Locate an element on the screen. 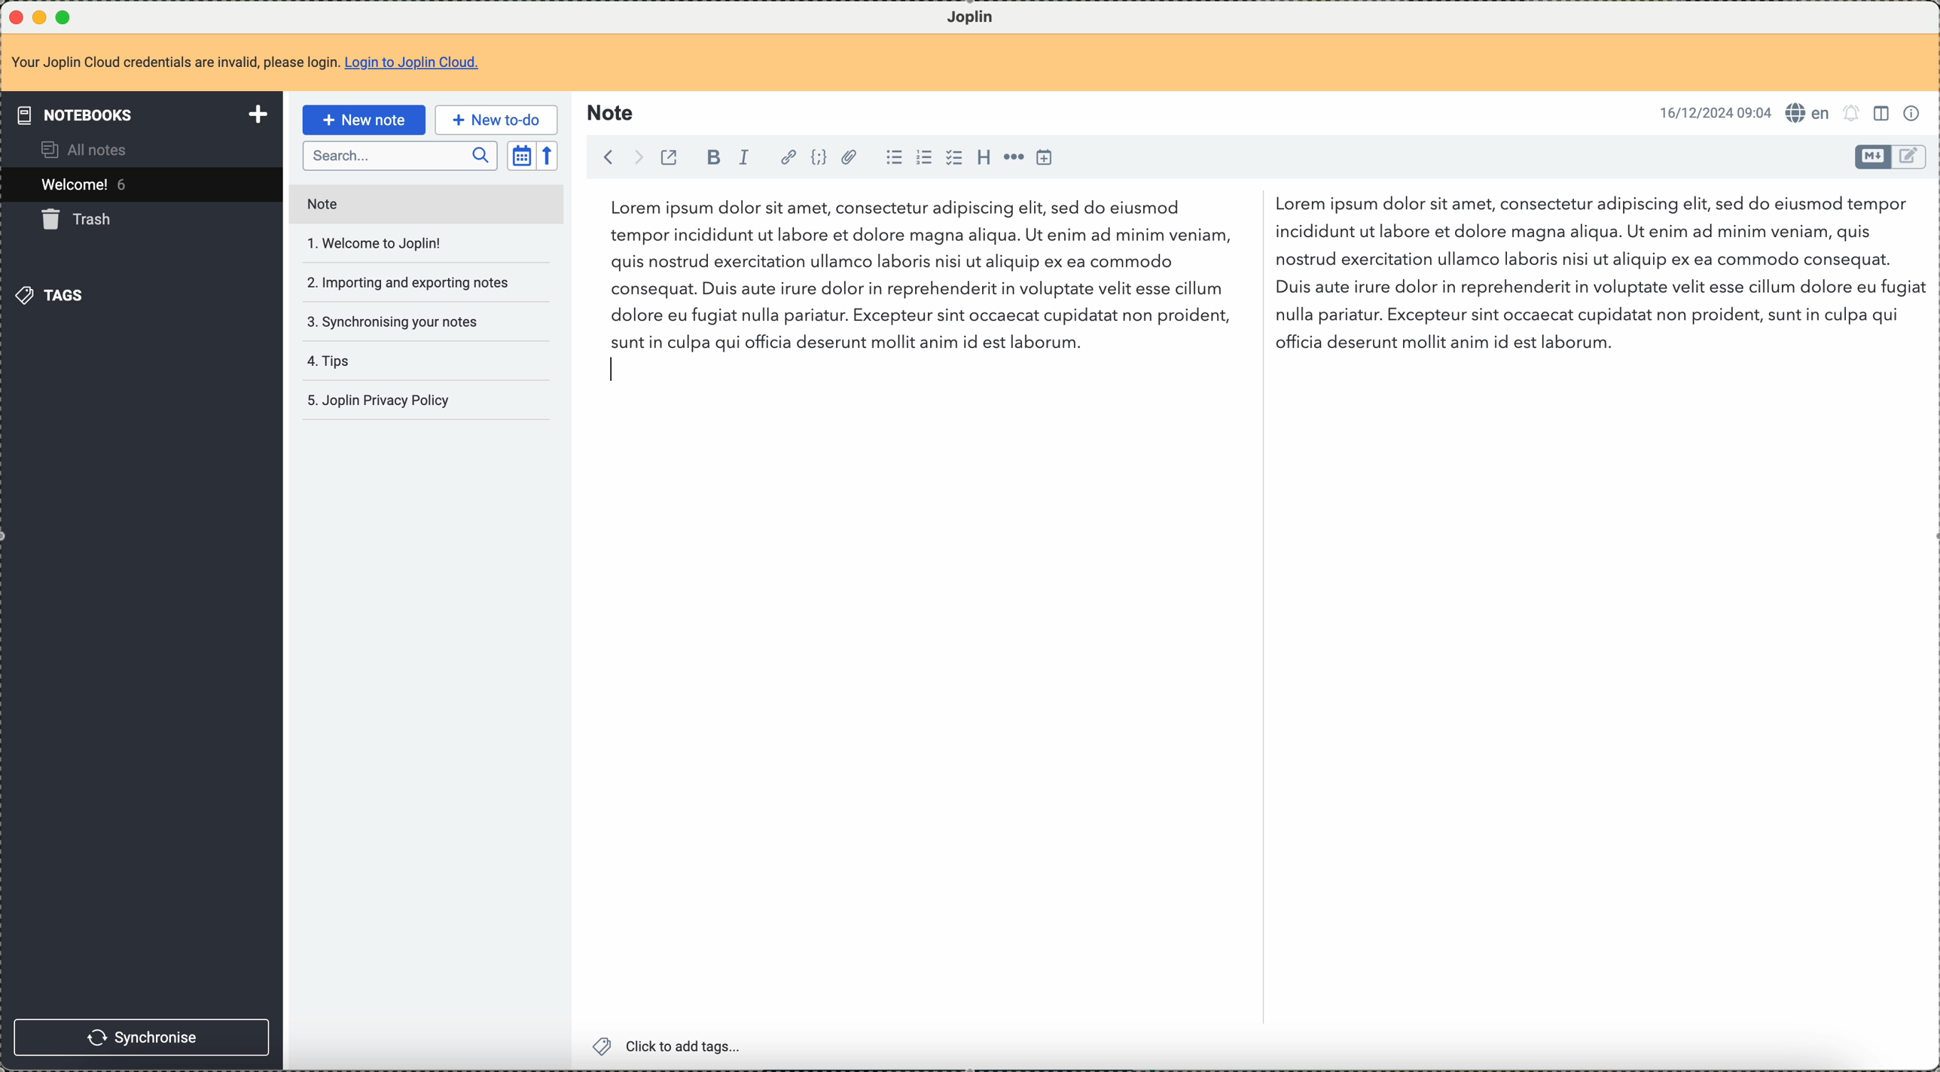 The image size is (1940, 1072). attach file is located at coordinates (851, 157).